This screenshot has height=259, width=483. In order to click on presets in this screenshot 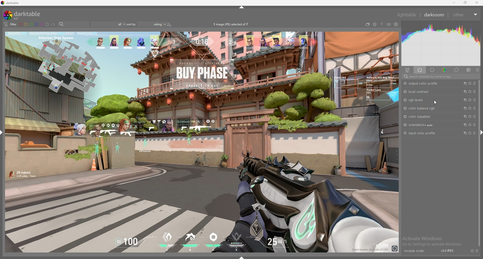, I will do `click(474, 83)`.